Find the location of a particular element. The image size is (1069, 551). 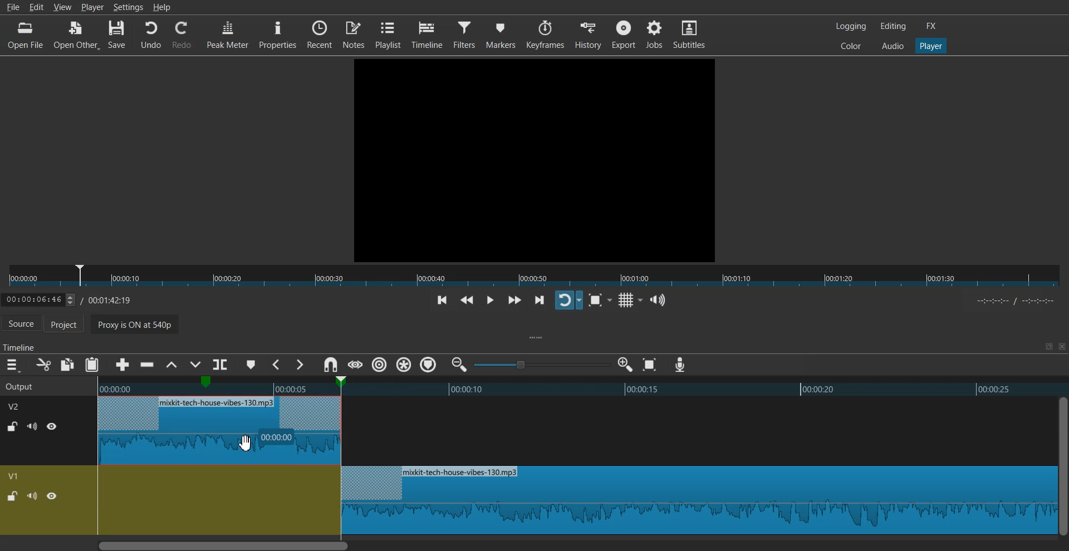

Blank timeline is located at coordinates (575, 499).